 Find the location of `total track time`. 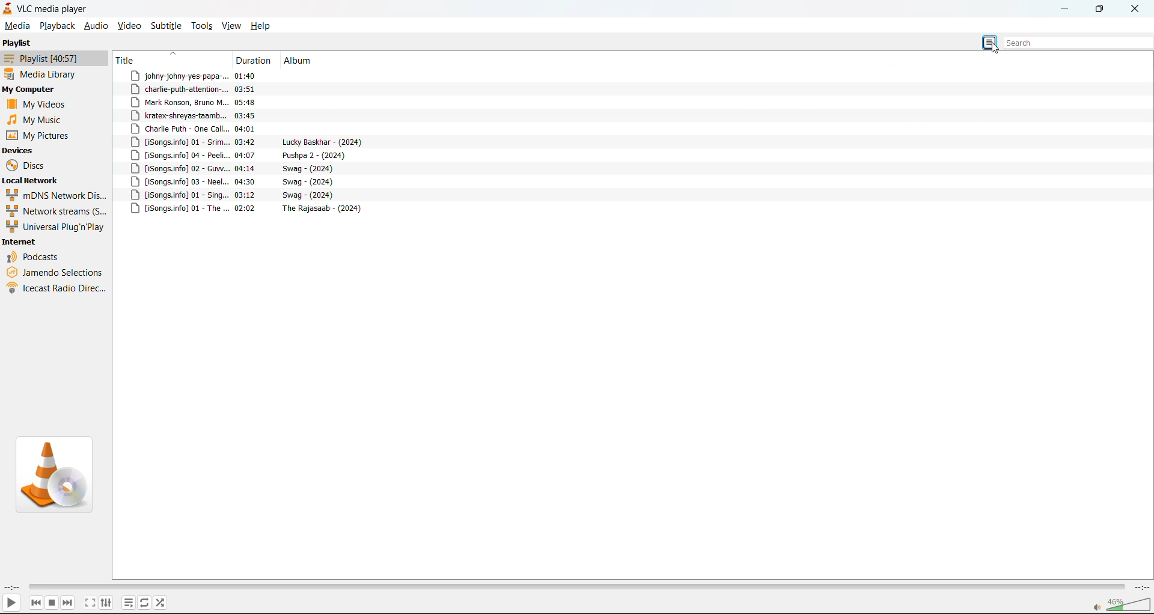

total track time is located at coordinates (1141, 589).